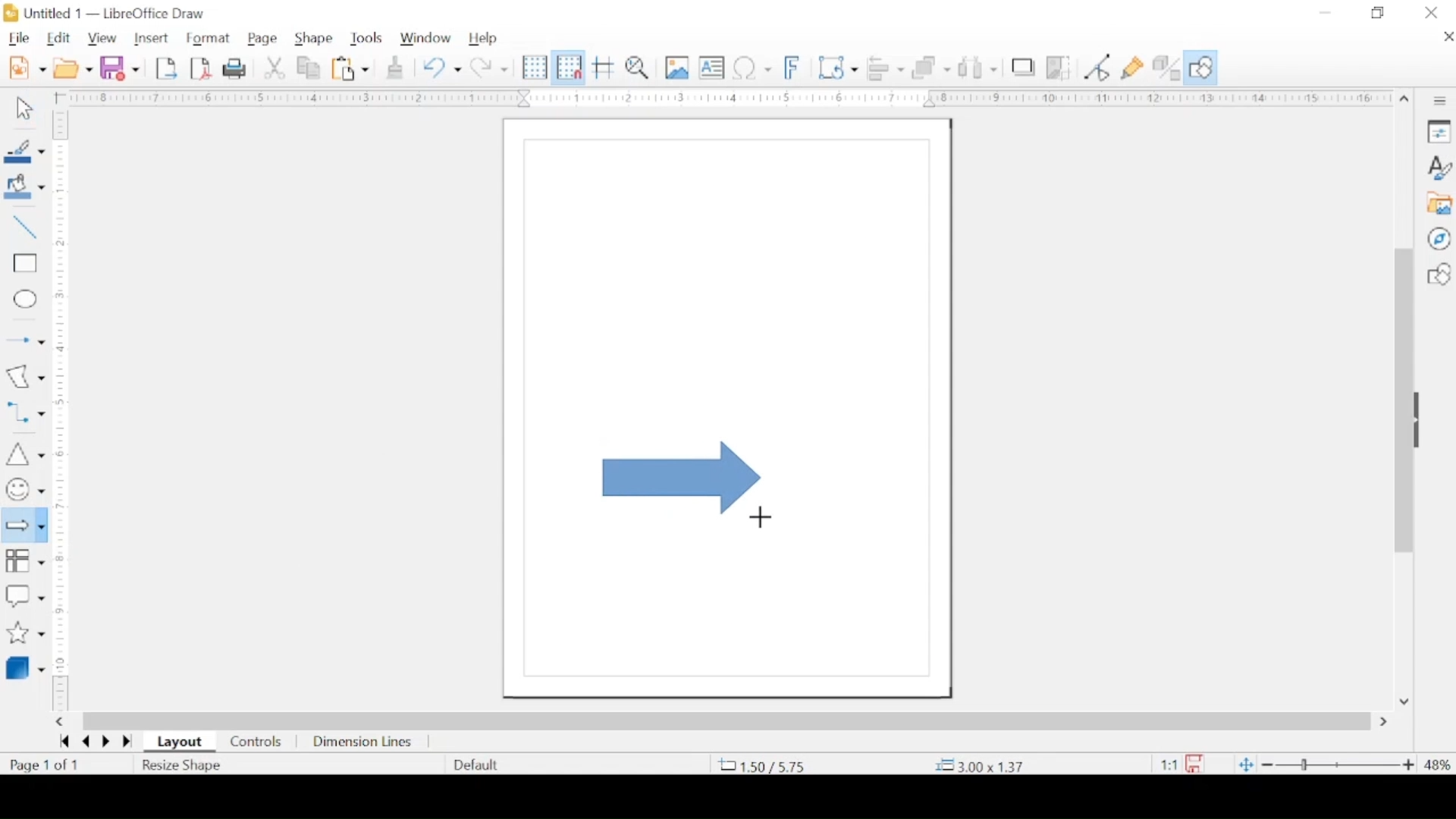 This screenshot has height=819, width=1456. I want to click on controls, so click(257, 742).